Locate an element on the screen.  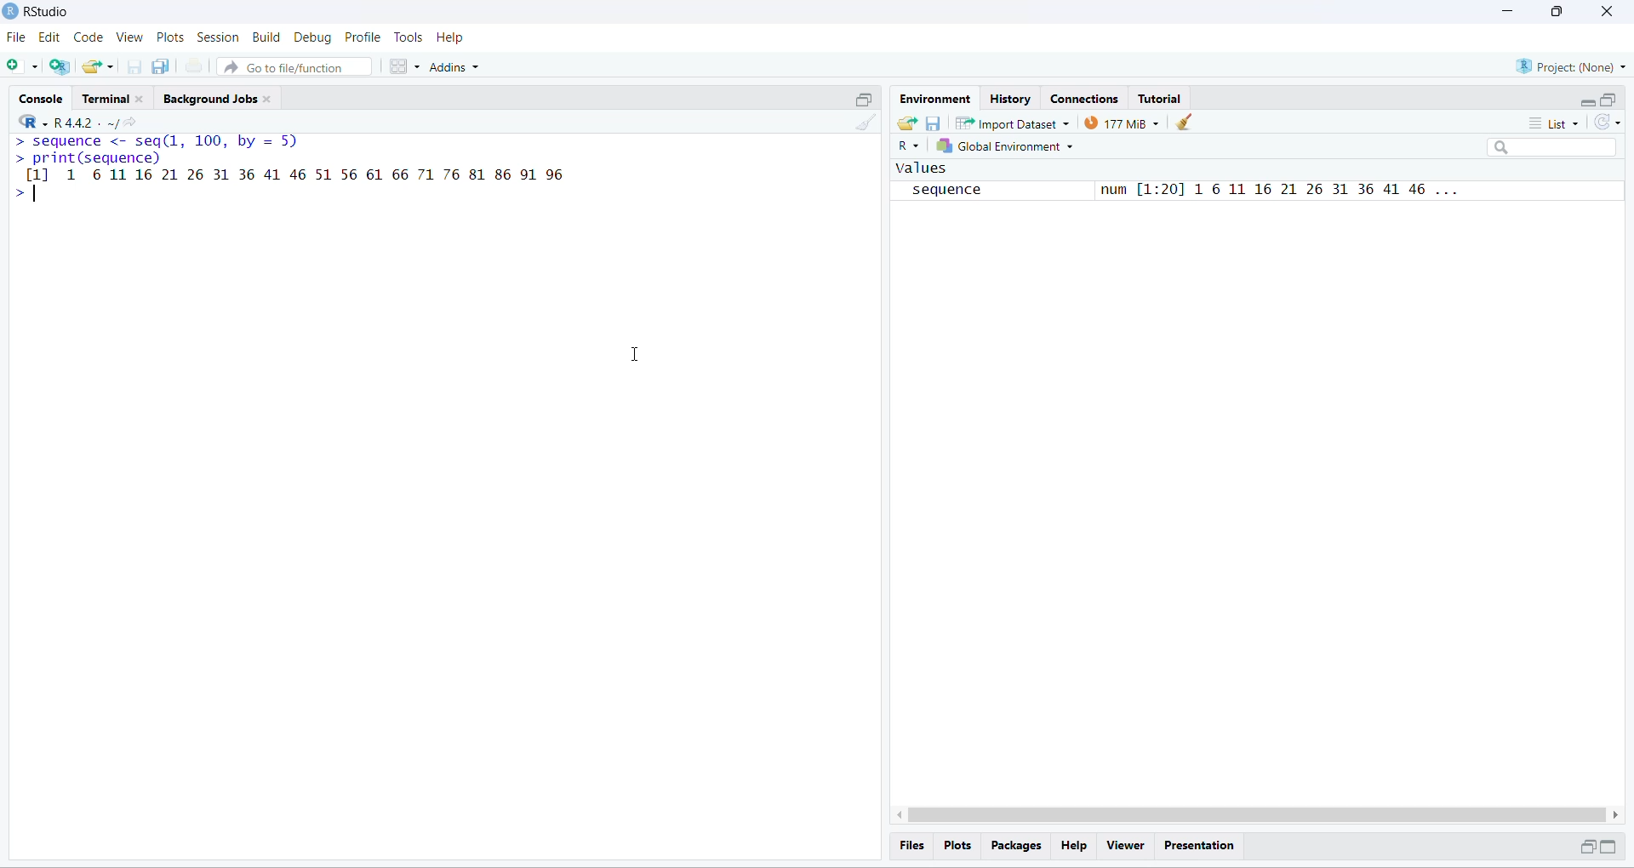
Connections  is located at coordinates (1089, 100).